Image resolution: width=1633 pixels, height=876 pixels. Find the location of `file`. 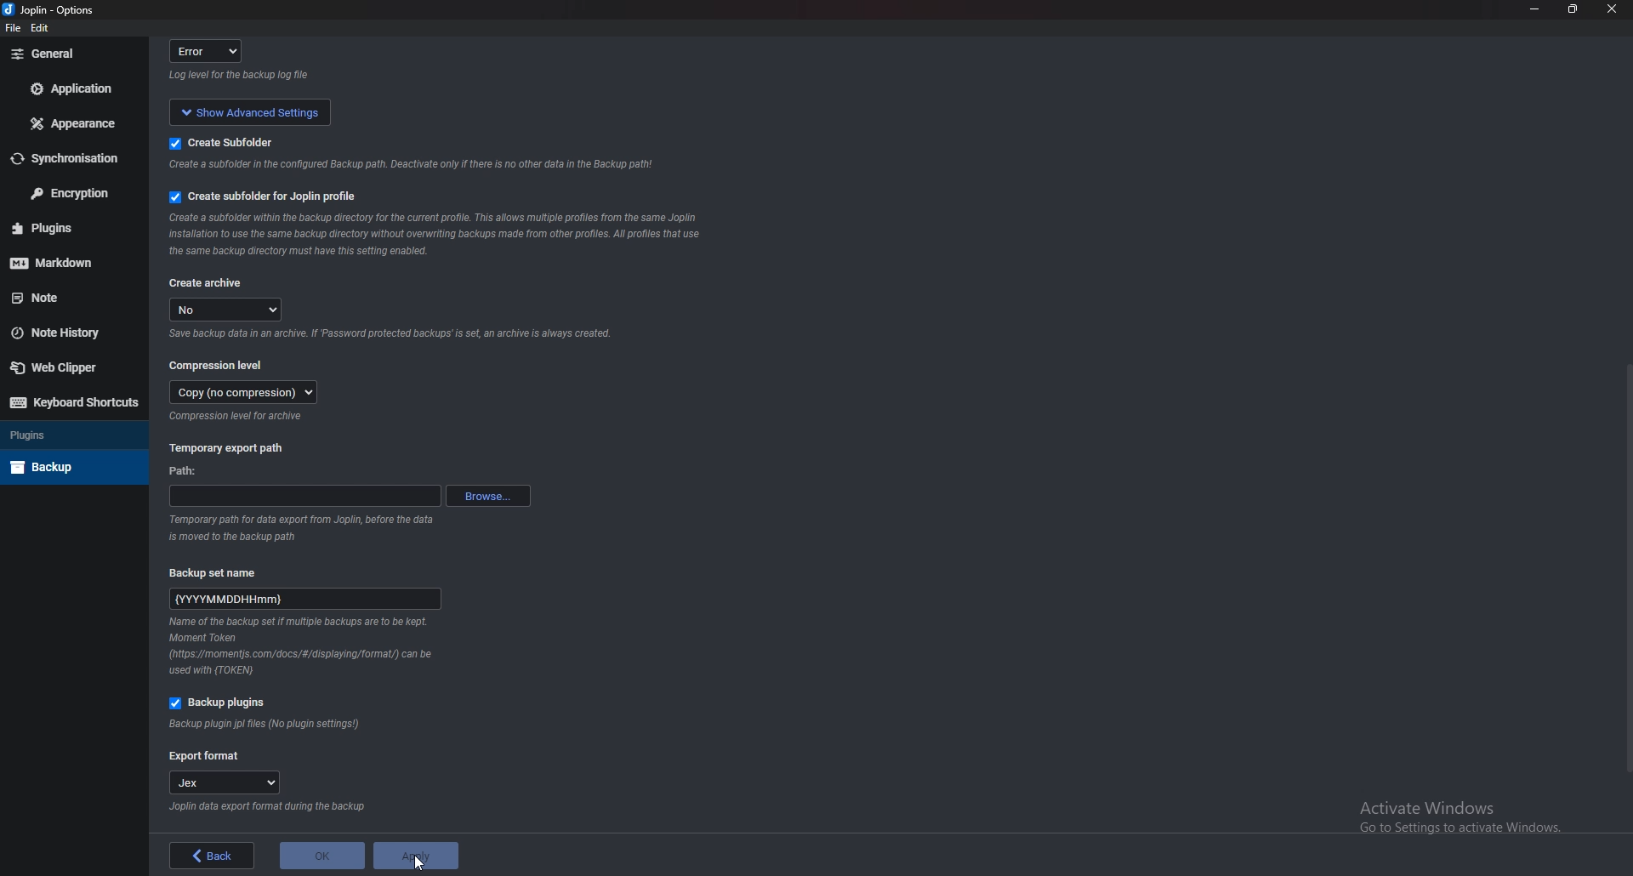

file is located at coordinates (14, 29).